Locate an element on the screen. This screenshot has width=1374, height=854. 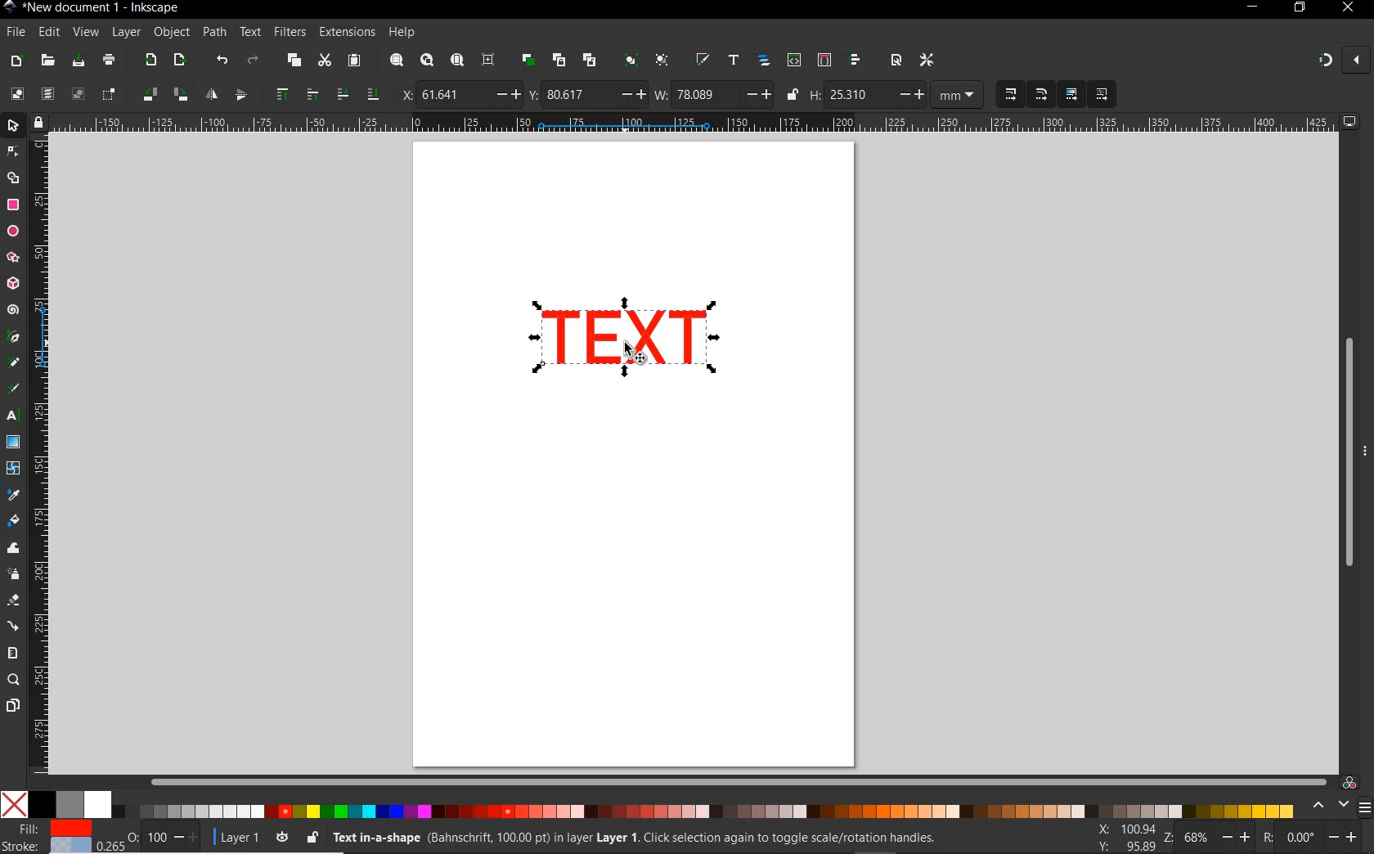
group is located at coordinates (628, 61).